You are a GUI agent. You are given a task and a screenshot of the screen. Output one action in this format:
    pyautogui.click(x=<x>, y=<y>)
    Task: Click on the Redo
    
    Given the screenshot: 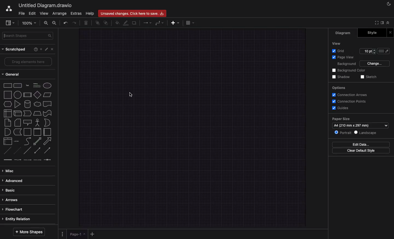 What is the action you would take?
    pyautogui.click(x=74, y=23)
    